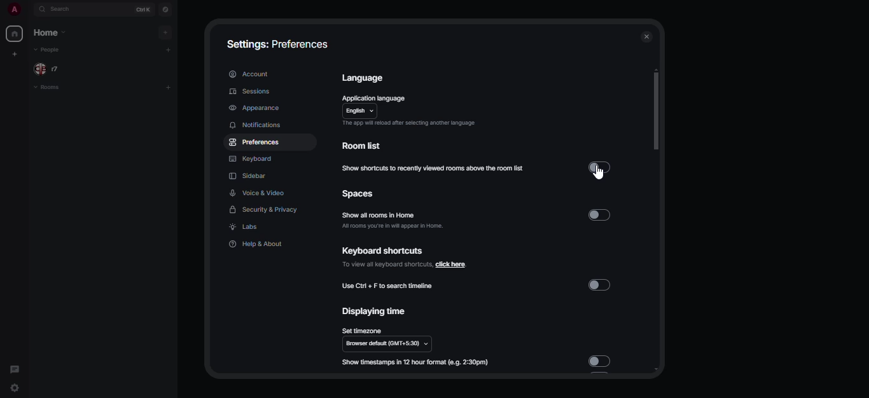  What do you see at coordinates (382, 250) in the screenshot?
I see `keyboard shortcuts` at bounding box center [382, 250].